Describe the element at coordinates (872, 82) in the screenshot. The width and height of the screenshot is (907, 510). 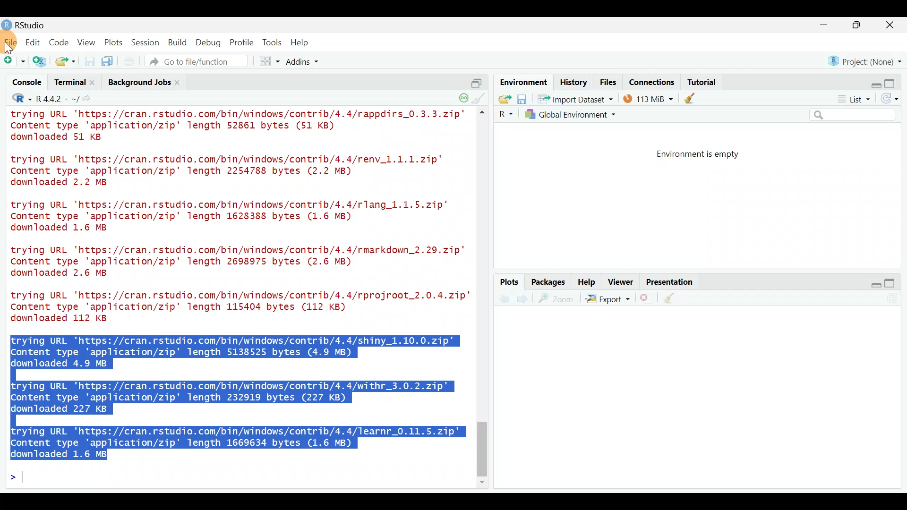
I see `Restore down` at that location.